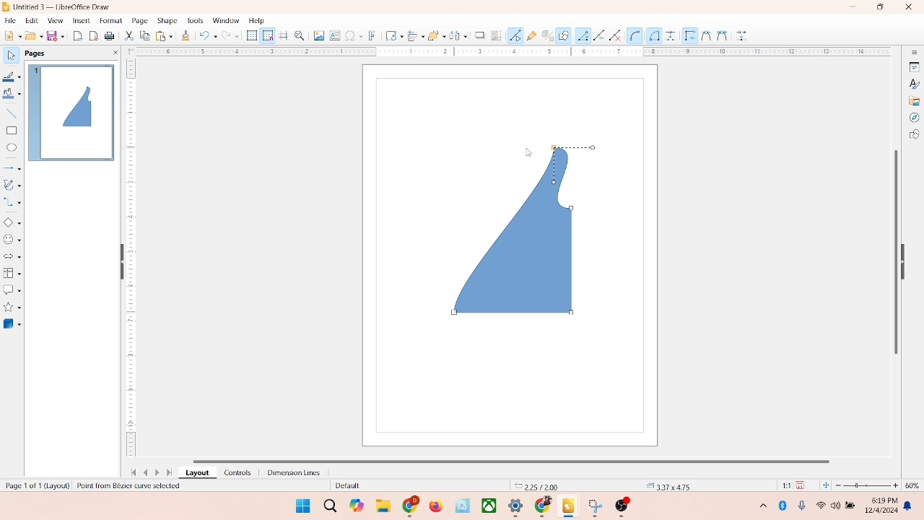 The height and width of the screenshot is (520, 924). I want to click on battery, so click(852, 506).